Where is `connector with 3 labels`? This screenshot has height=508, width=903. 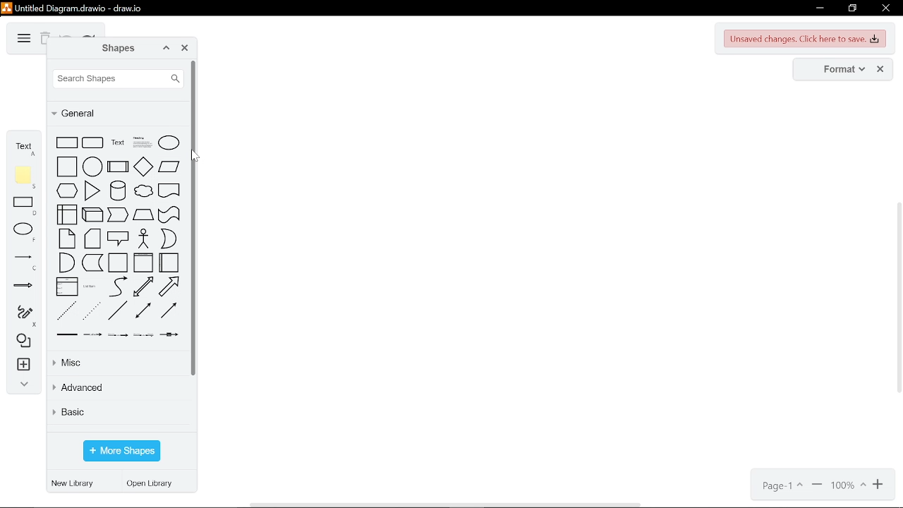 connector with 3 labels is located at coordinates (144, 335).